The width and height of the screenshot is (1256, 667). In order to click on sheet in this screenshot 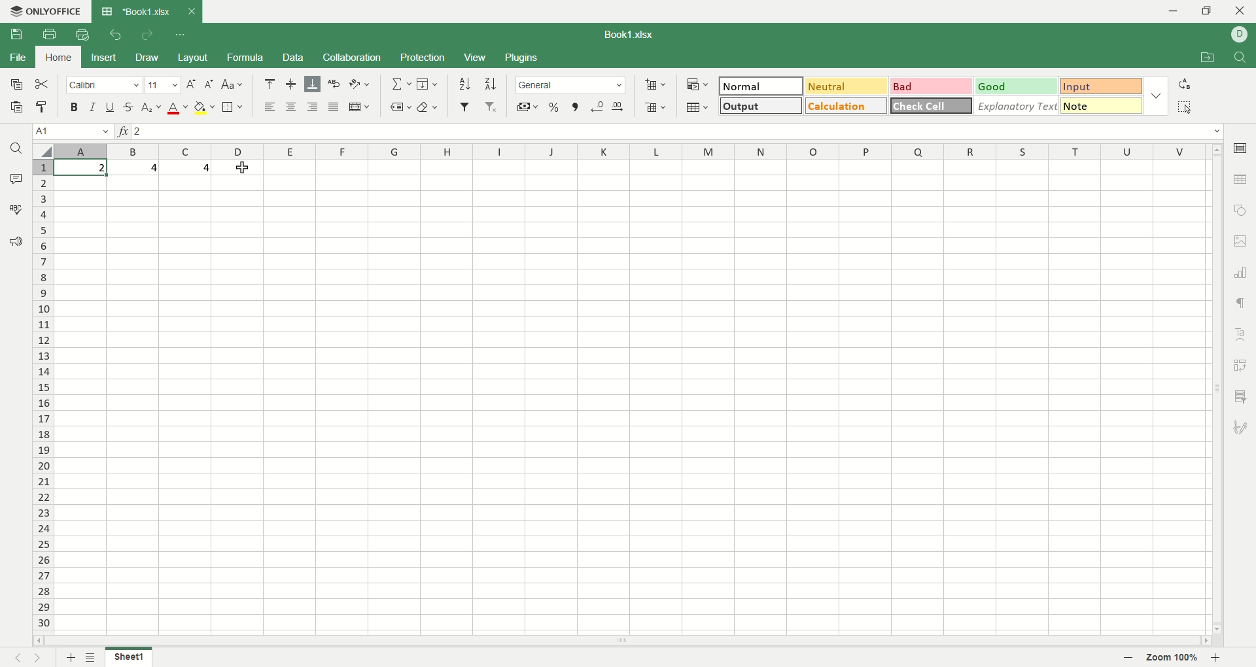, I will do `click(630, 400)`.